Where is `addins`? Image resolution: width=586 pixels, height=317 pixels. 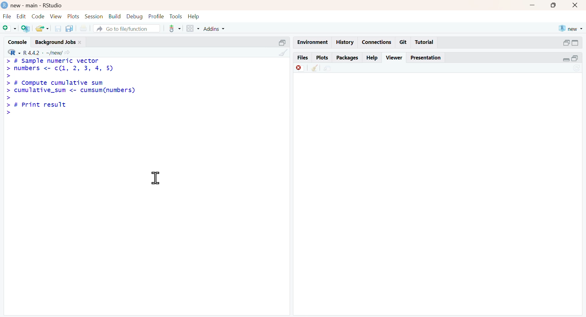 addins is located at coordinates (214, 29).